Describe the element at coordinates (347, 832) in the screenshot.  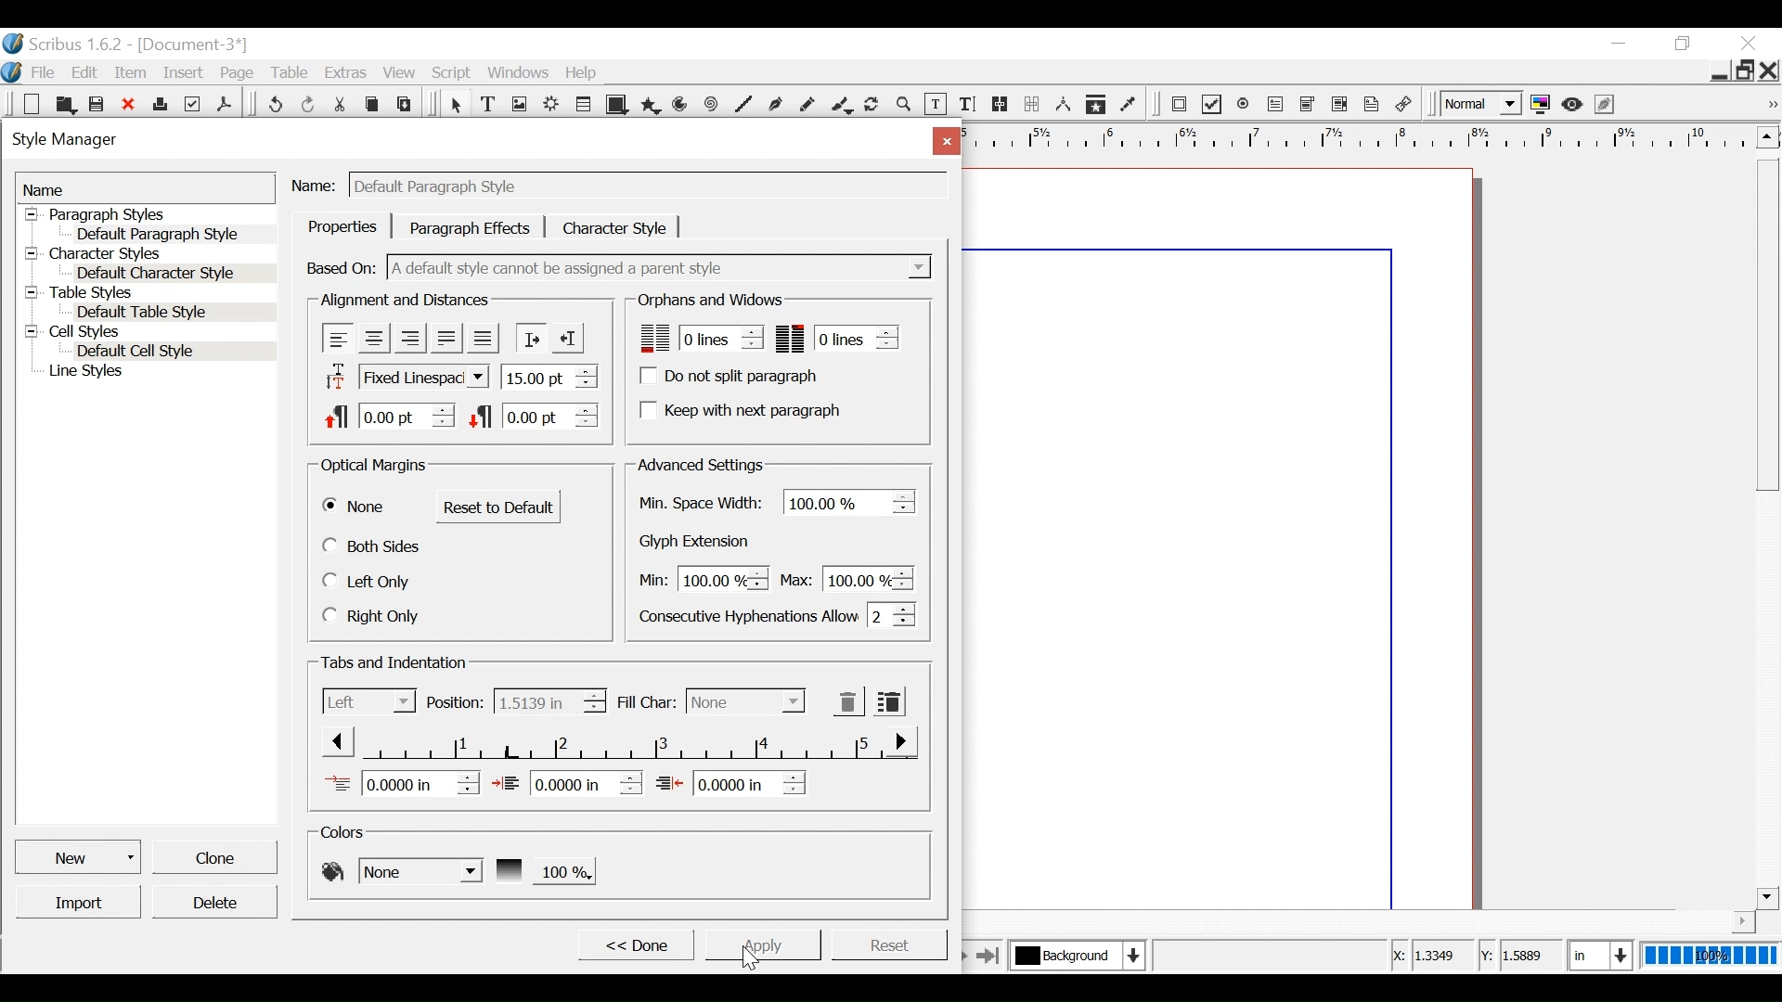
I see `Colors` at that location.